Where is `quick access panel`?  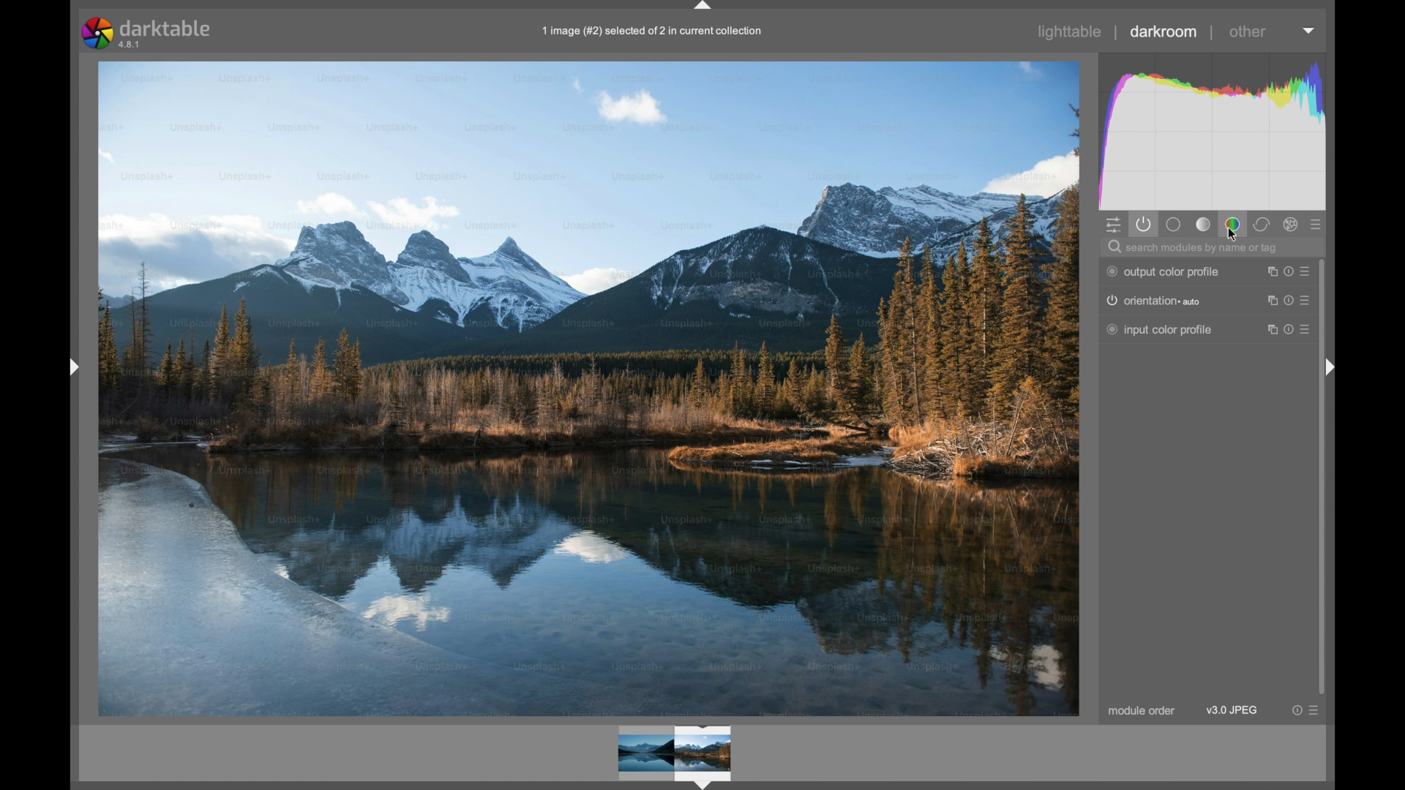 quick access panel is located at coordinates (1114, 225).